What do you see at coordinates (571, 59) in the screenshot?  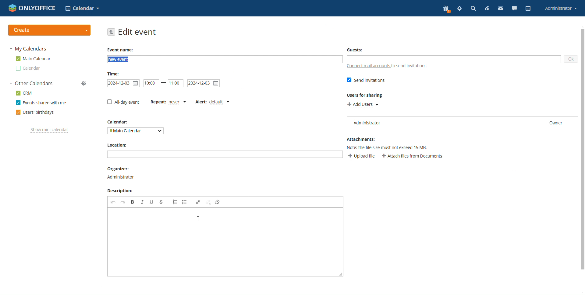 I see `ok` at bounding box center [571, 59].